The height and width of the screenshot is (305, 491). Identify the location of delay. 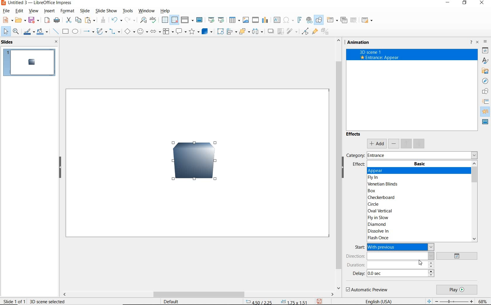
(358, 273).